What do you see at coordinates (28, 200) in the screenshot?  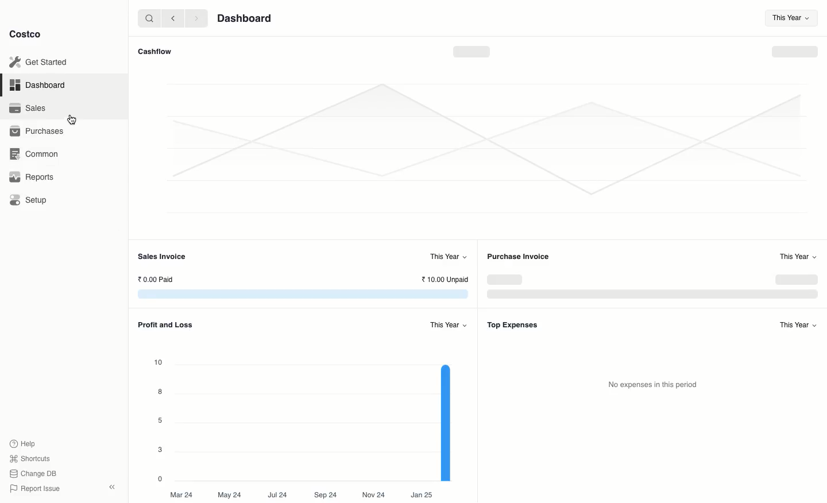 I see `Setup` at bounding box center [28, 200].